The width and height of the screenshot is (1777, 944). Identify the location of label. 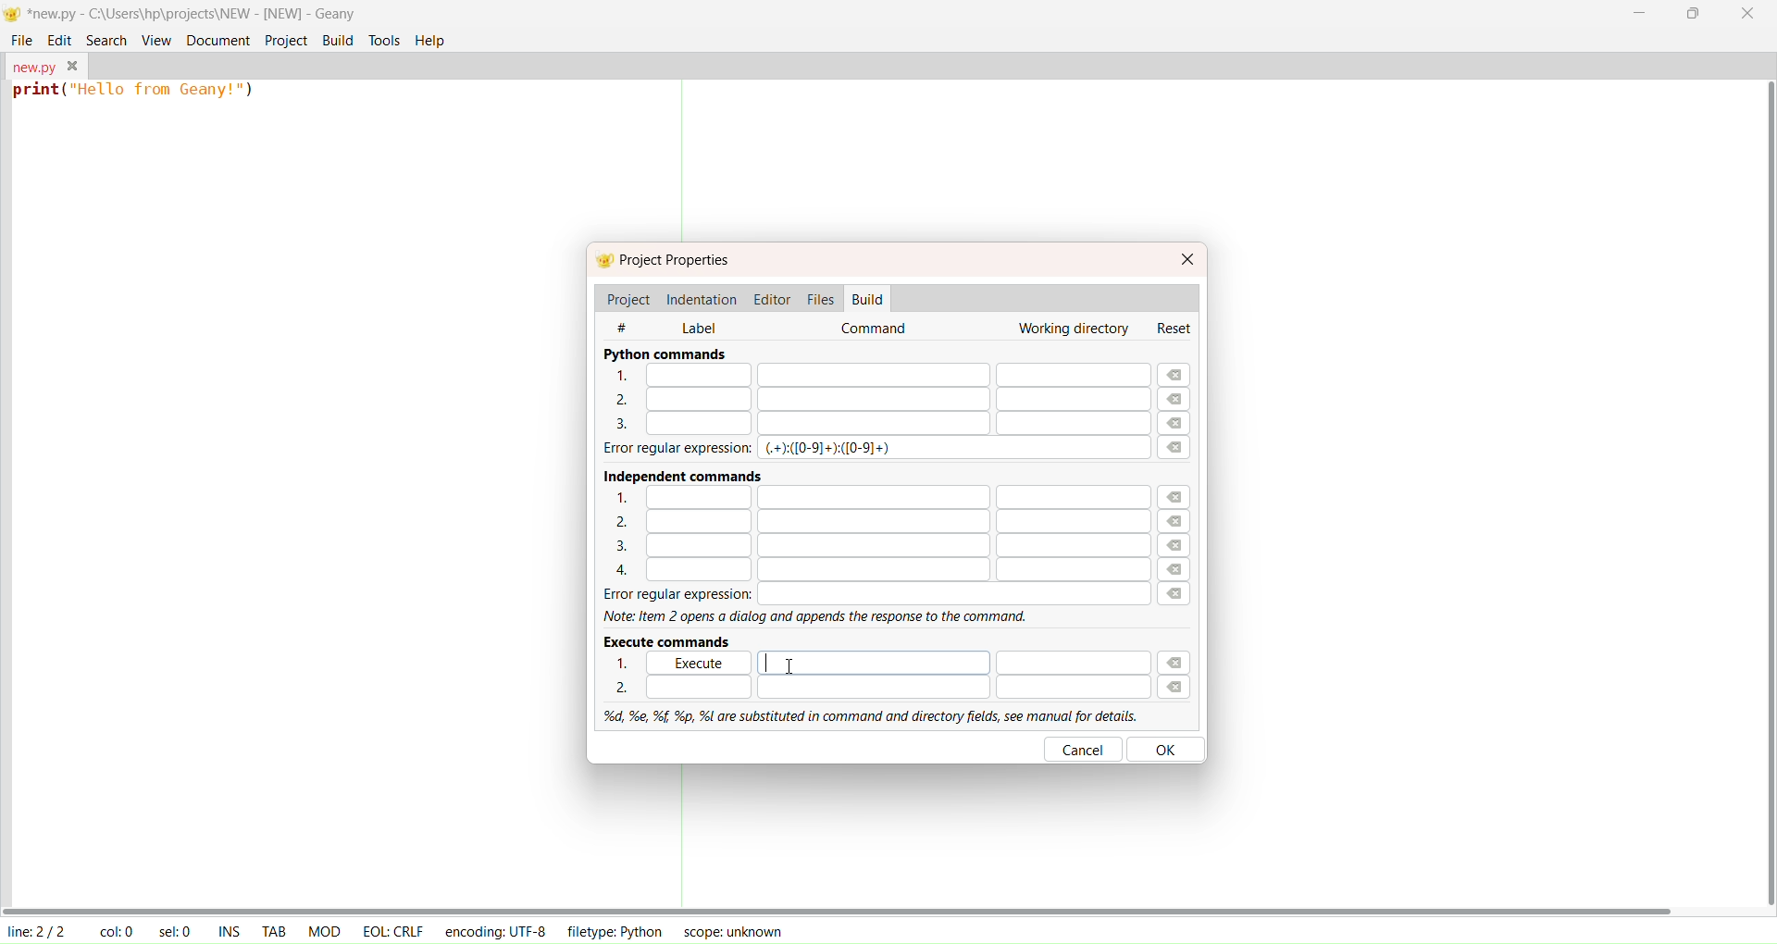
(699, 326).